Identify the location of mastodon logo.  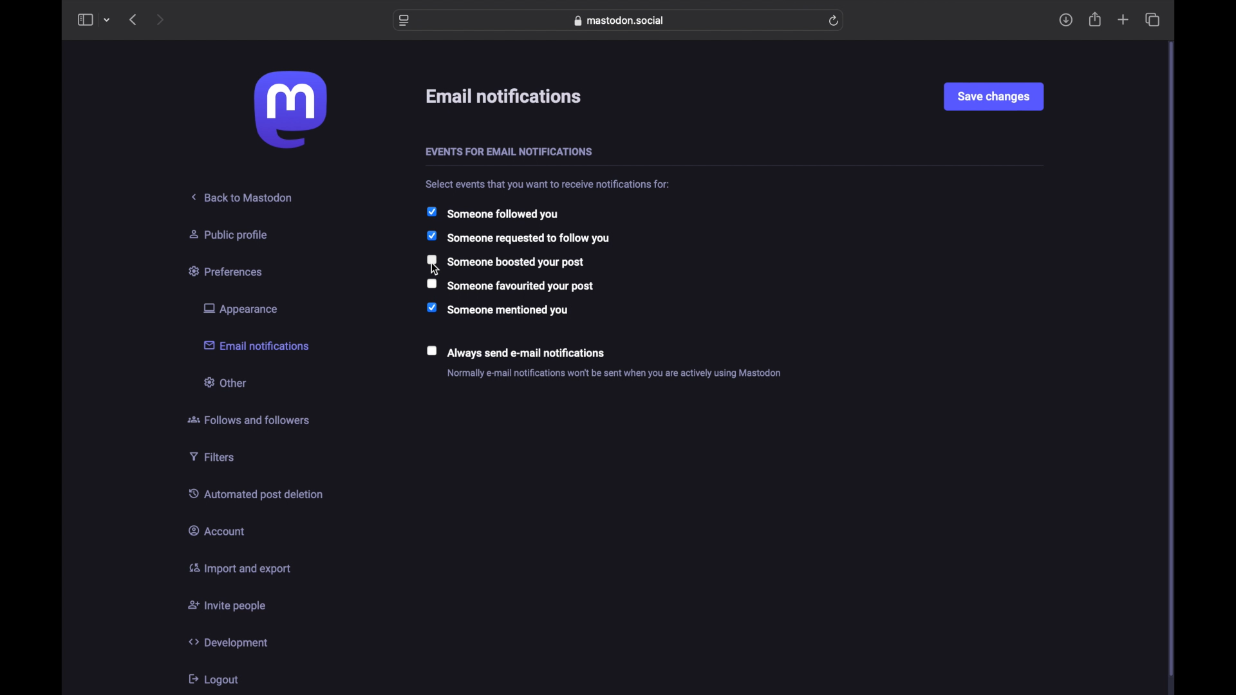
(290, 109).